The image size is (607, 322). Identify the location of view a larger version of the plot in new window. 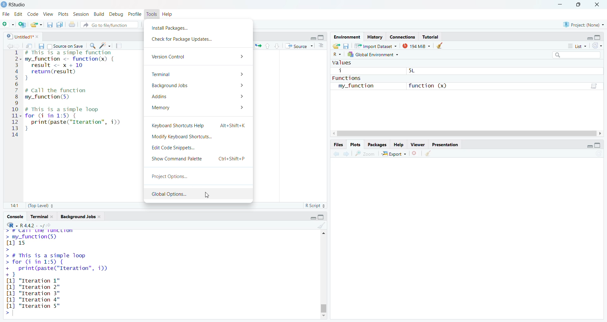
(367, 154).